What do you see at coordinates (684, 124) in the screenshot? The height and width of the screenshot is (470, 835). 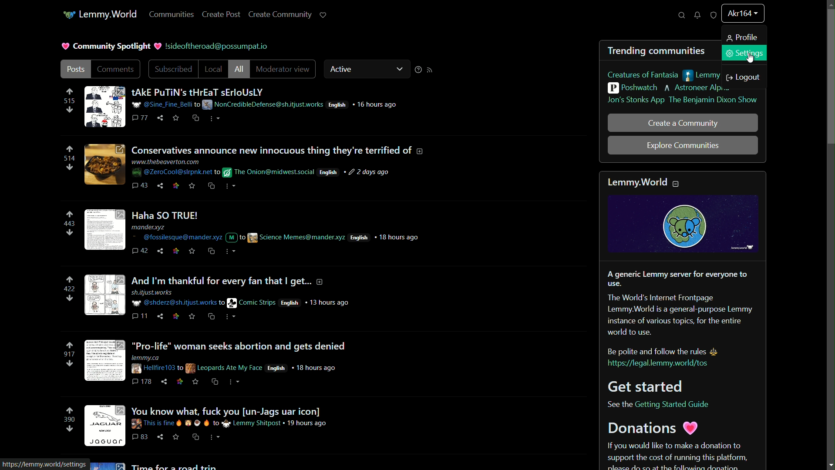 I see `create a community` at bounding box center [684, 124].